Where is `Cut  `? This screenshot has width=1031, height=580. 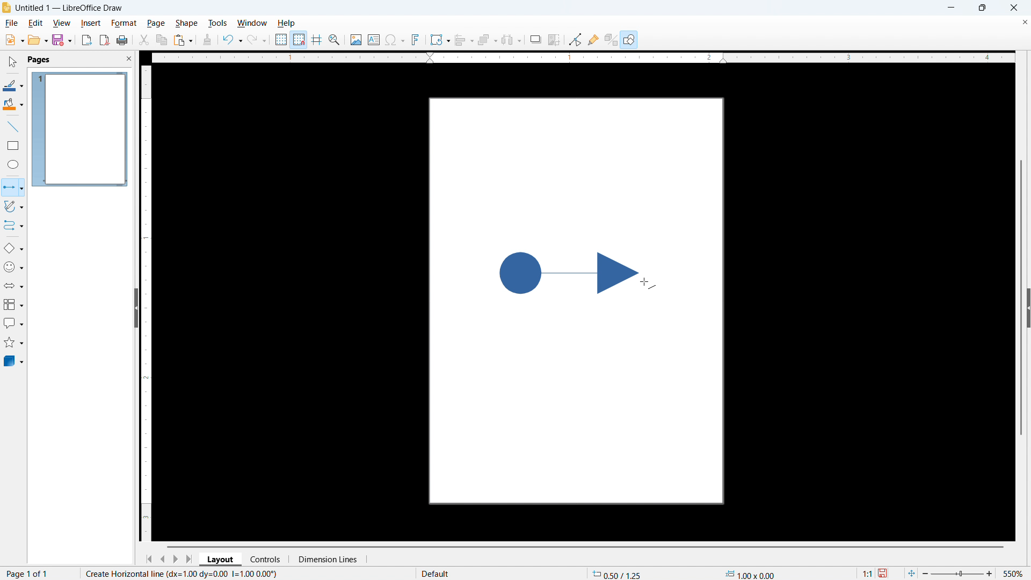 Cut   is located at coordinates (144, 40).